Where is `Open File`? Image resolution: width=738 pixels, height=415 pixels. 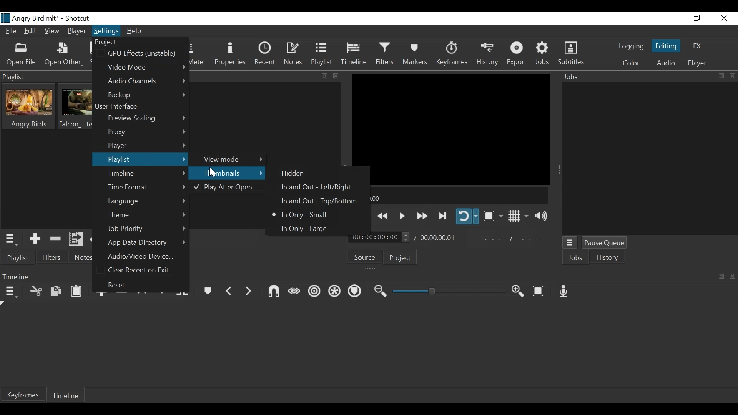 Open File is located at coordinates (22, 55).